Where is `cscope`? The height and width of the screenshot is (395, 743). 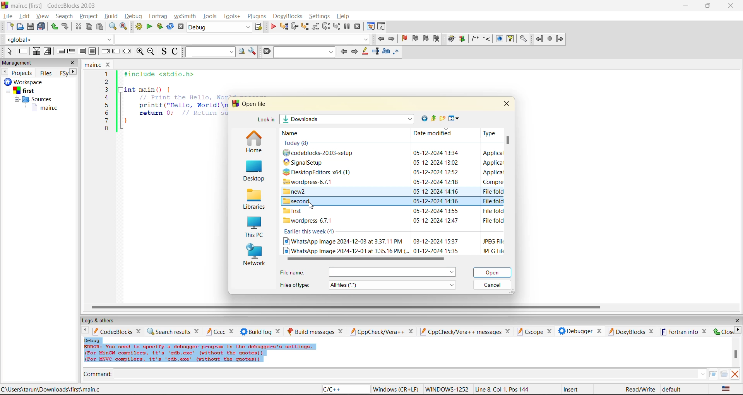
cscope is located at coordinates (529, 331).